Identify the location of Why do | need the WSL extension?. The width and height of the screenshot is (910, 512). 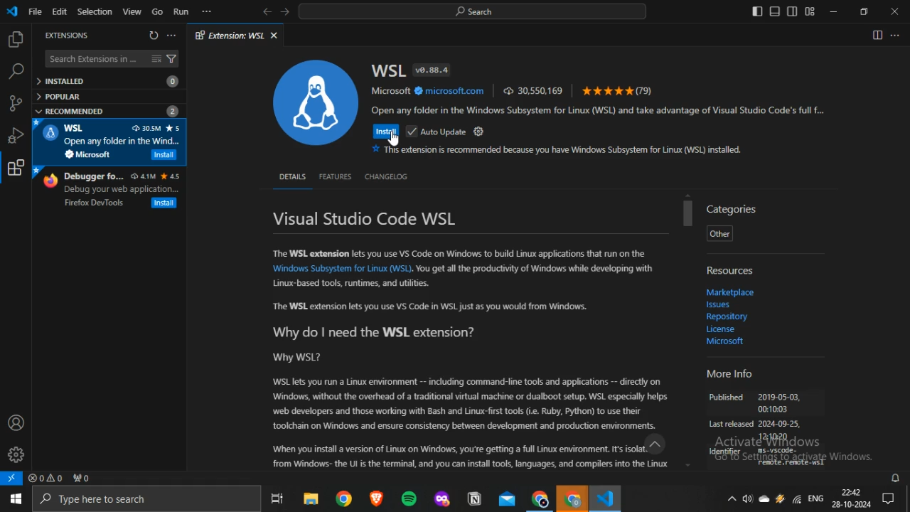
(374, 333).